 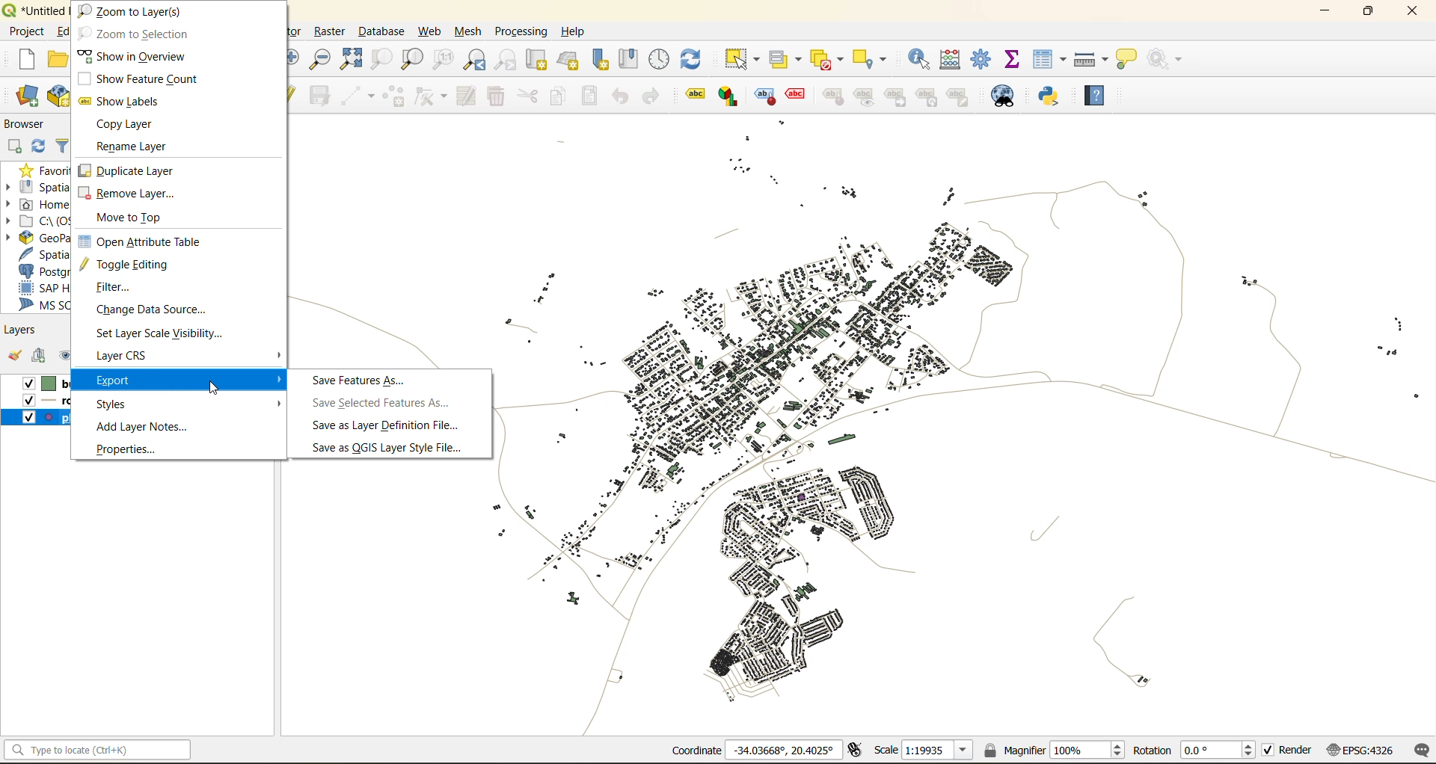 What do you see at coordinates (322, 94) in the screenshot?
I see `save edits` at bounding box center [322, 94].